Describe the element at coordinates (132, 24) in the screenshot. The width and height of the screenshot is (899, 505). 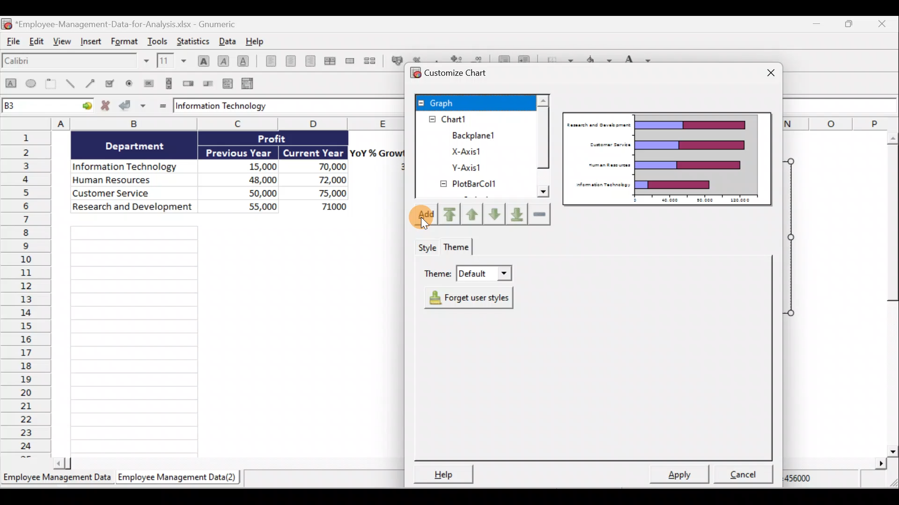
I see `*Employee-Management-Data-for-Analysis.xlsx - Gnumeric` at that location.